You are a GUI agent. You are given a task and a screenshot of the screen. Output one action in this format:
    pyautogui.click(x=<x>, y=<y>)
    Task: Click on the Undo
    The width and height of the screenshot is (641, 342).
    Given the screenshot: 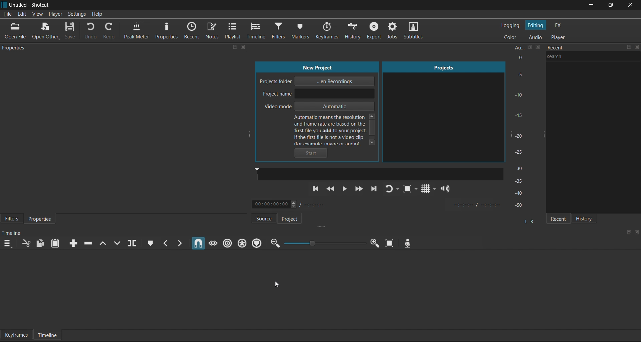 What is the action you would take?
    pyautogui.click(x=94, y=31)
    